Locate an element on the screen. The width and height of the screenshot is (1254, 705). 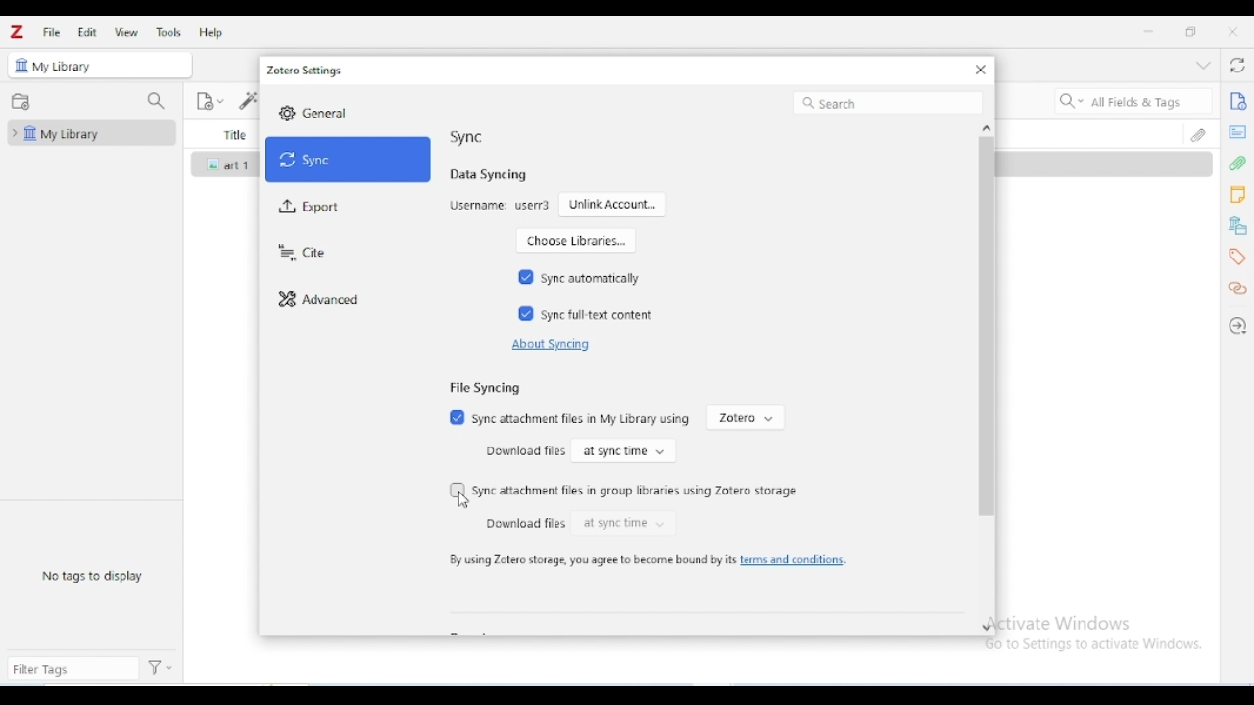
Checked box is located at coordinates (458, 416).